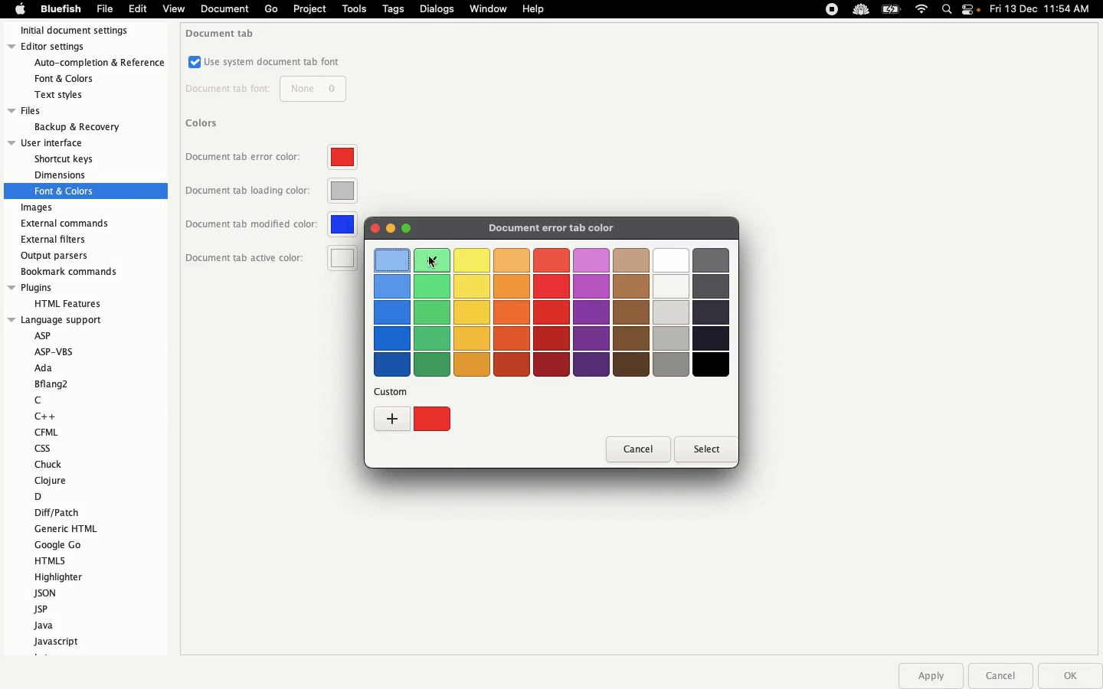 This screenshot has height=689, width=1103. What do you see at coordinates (20, 8) in the screenshot?
I see `Apple logo` at bounding box center [20, 8].